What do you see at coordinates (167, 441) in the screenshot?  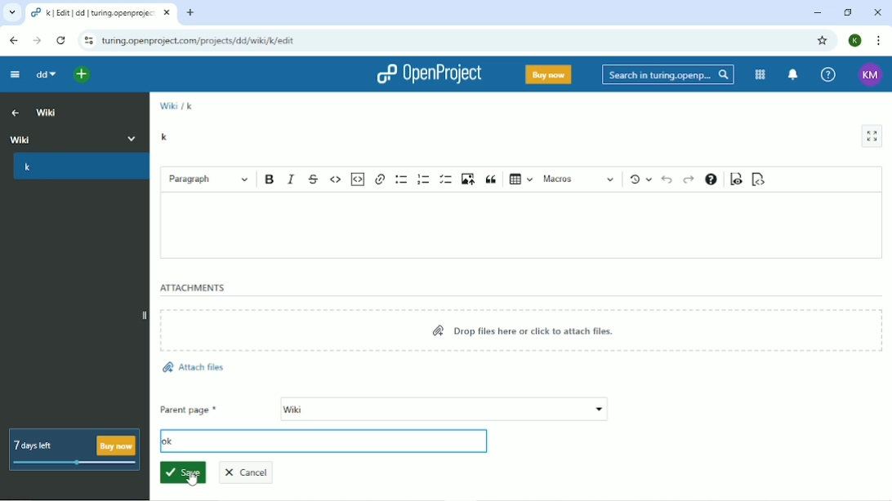 I see `ok` at bounding box center [167, 441].